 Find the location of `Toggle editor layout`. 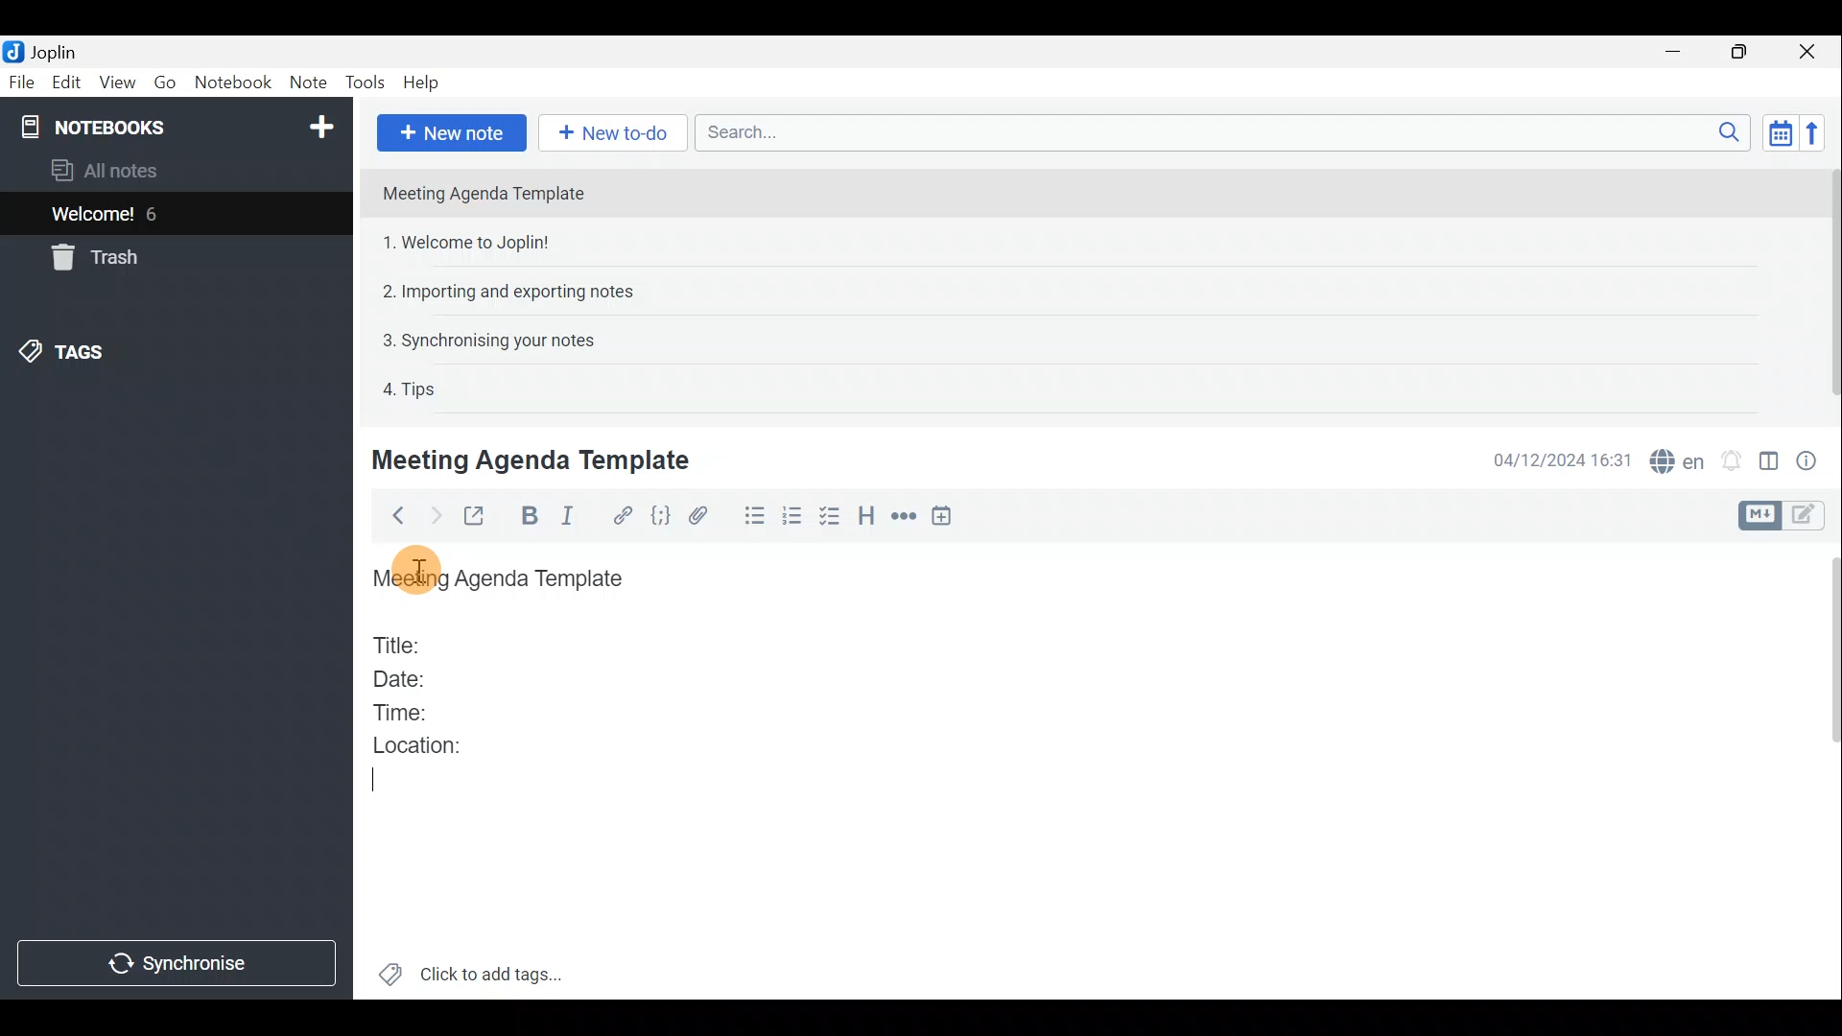

Toggle editor layout is located at coordinates (1770, 464).